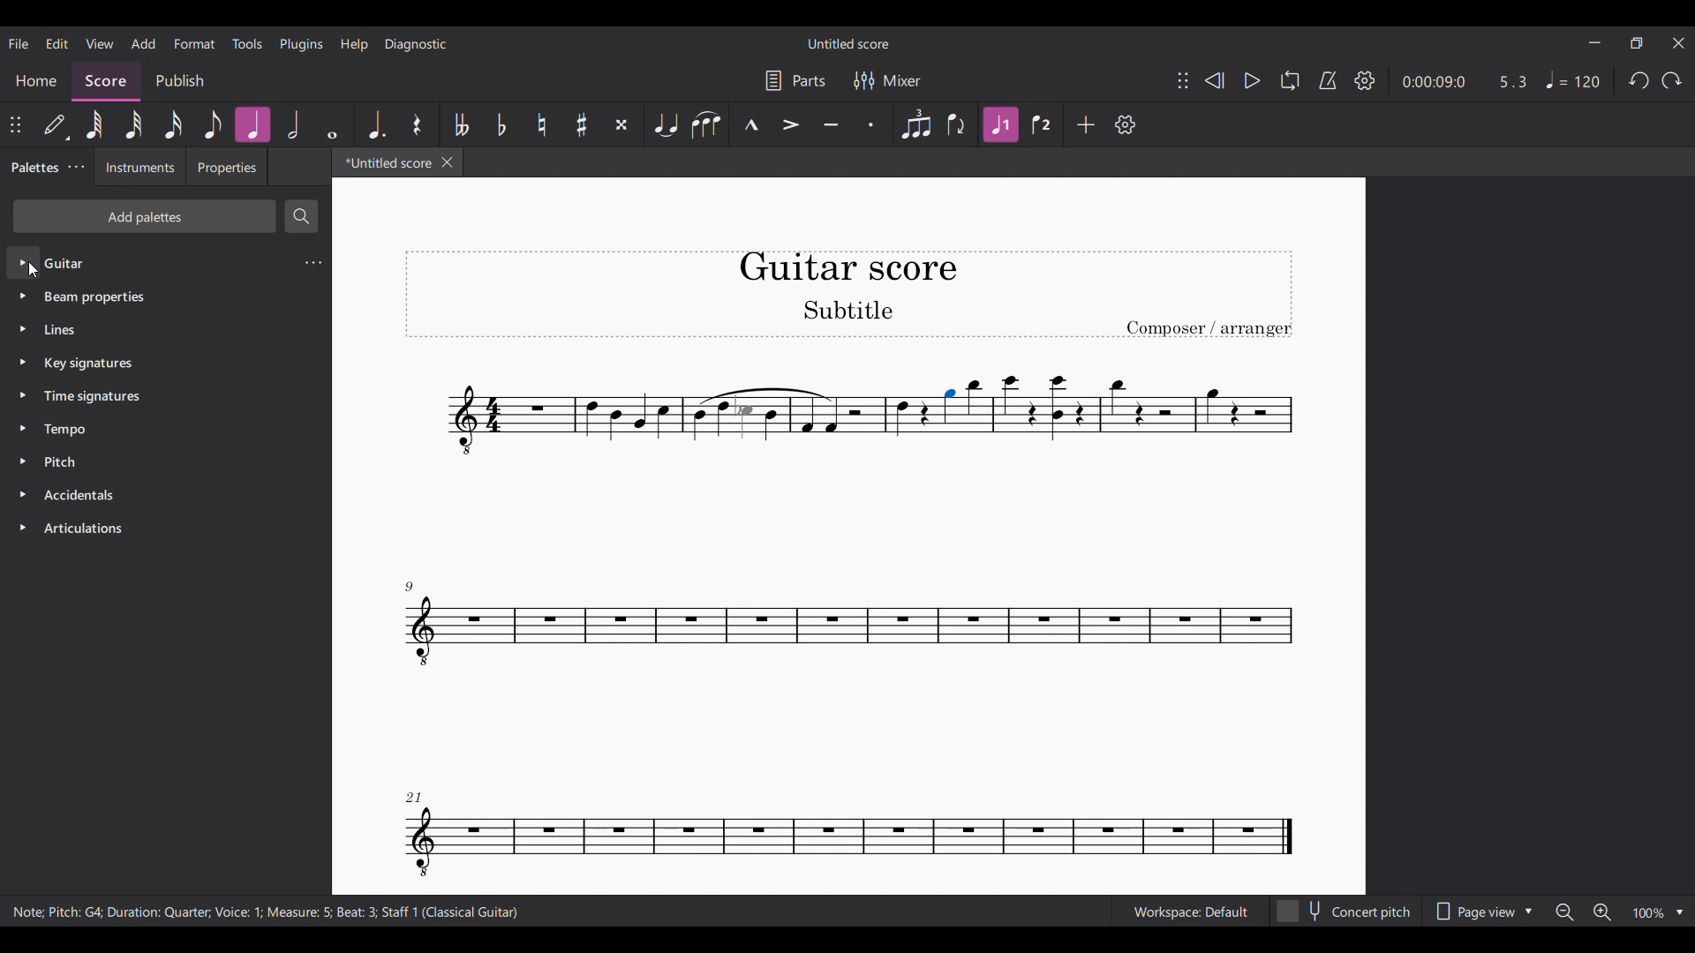  Describe the element at coordinates (23, 329) in the screenshot. I see `Click to expand lines palette` at that location.